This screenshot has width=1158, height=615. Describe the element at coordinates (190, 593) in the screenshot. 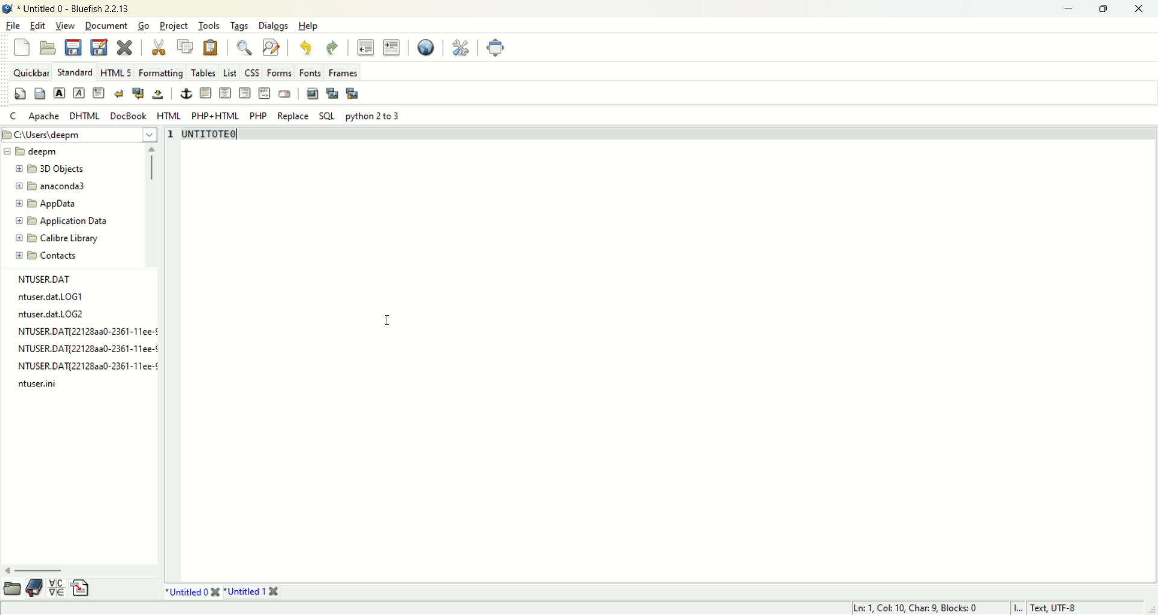

I see `untitle0` at that location.